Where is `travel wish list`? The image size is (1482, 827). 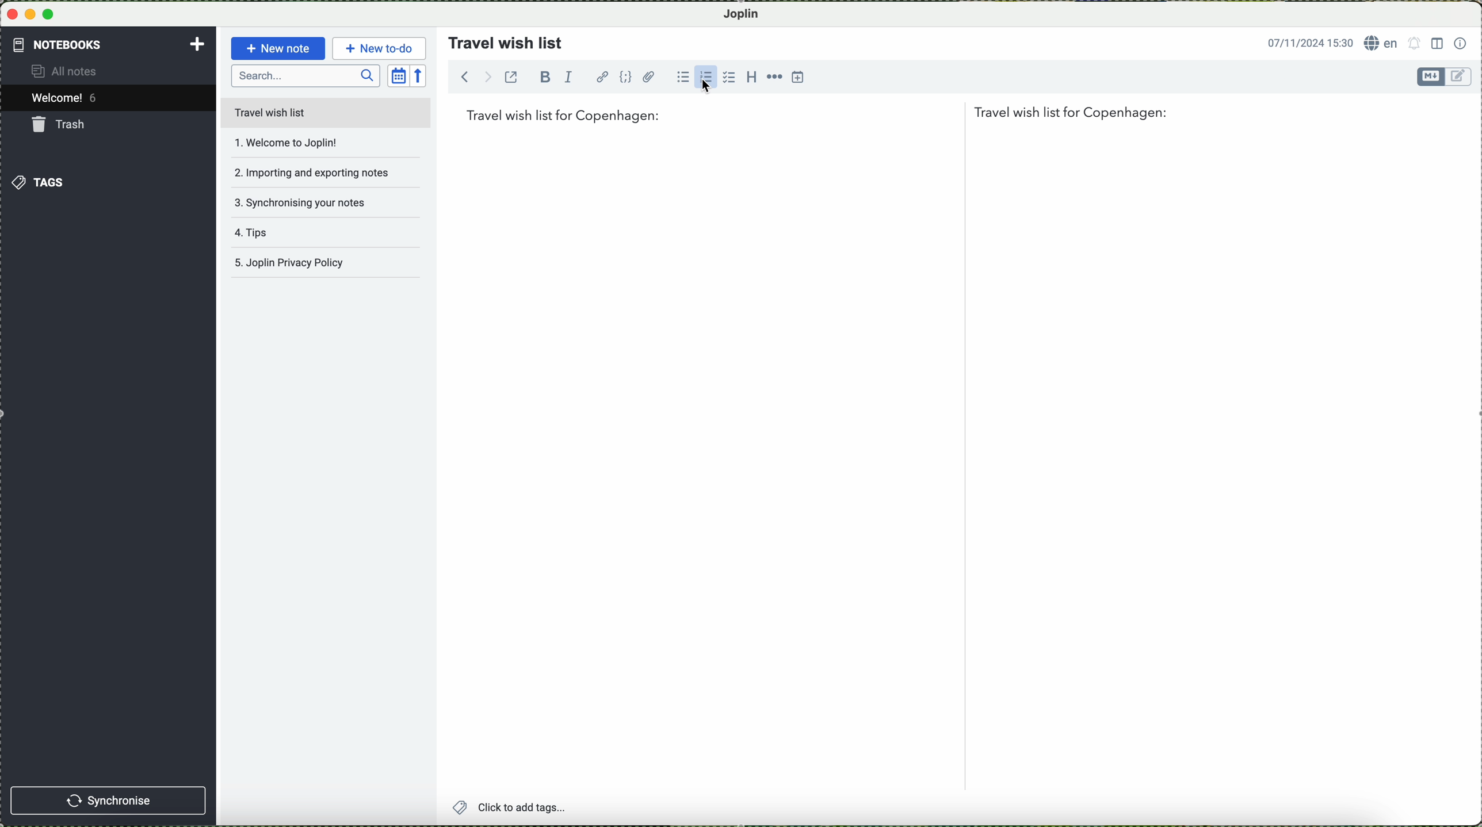 travel wish list is located at coordinates (501, 39).